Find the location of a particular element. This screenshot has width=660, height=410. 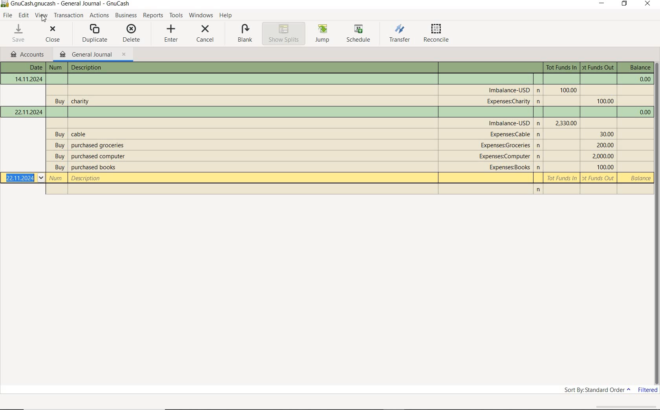

n is located at coordinates (539, 156).